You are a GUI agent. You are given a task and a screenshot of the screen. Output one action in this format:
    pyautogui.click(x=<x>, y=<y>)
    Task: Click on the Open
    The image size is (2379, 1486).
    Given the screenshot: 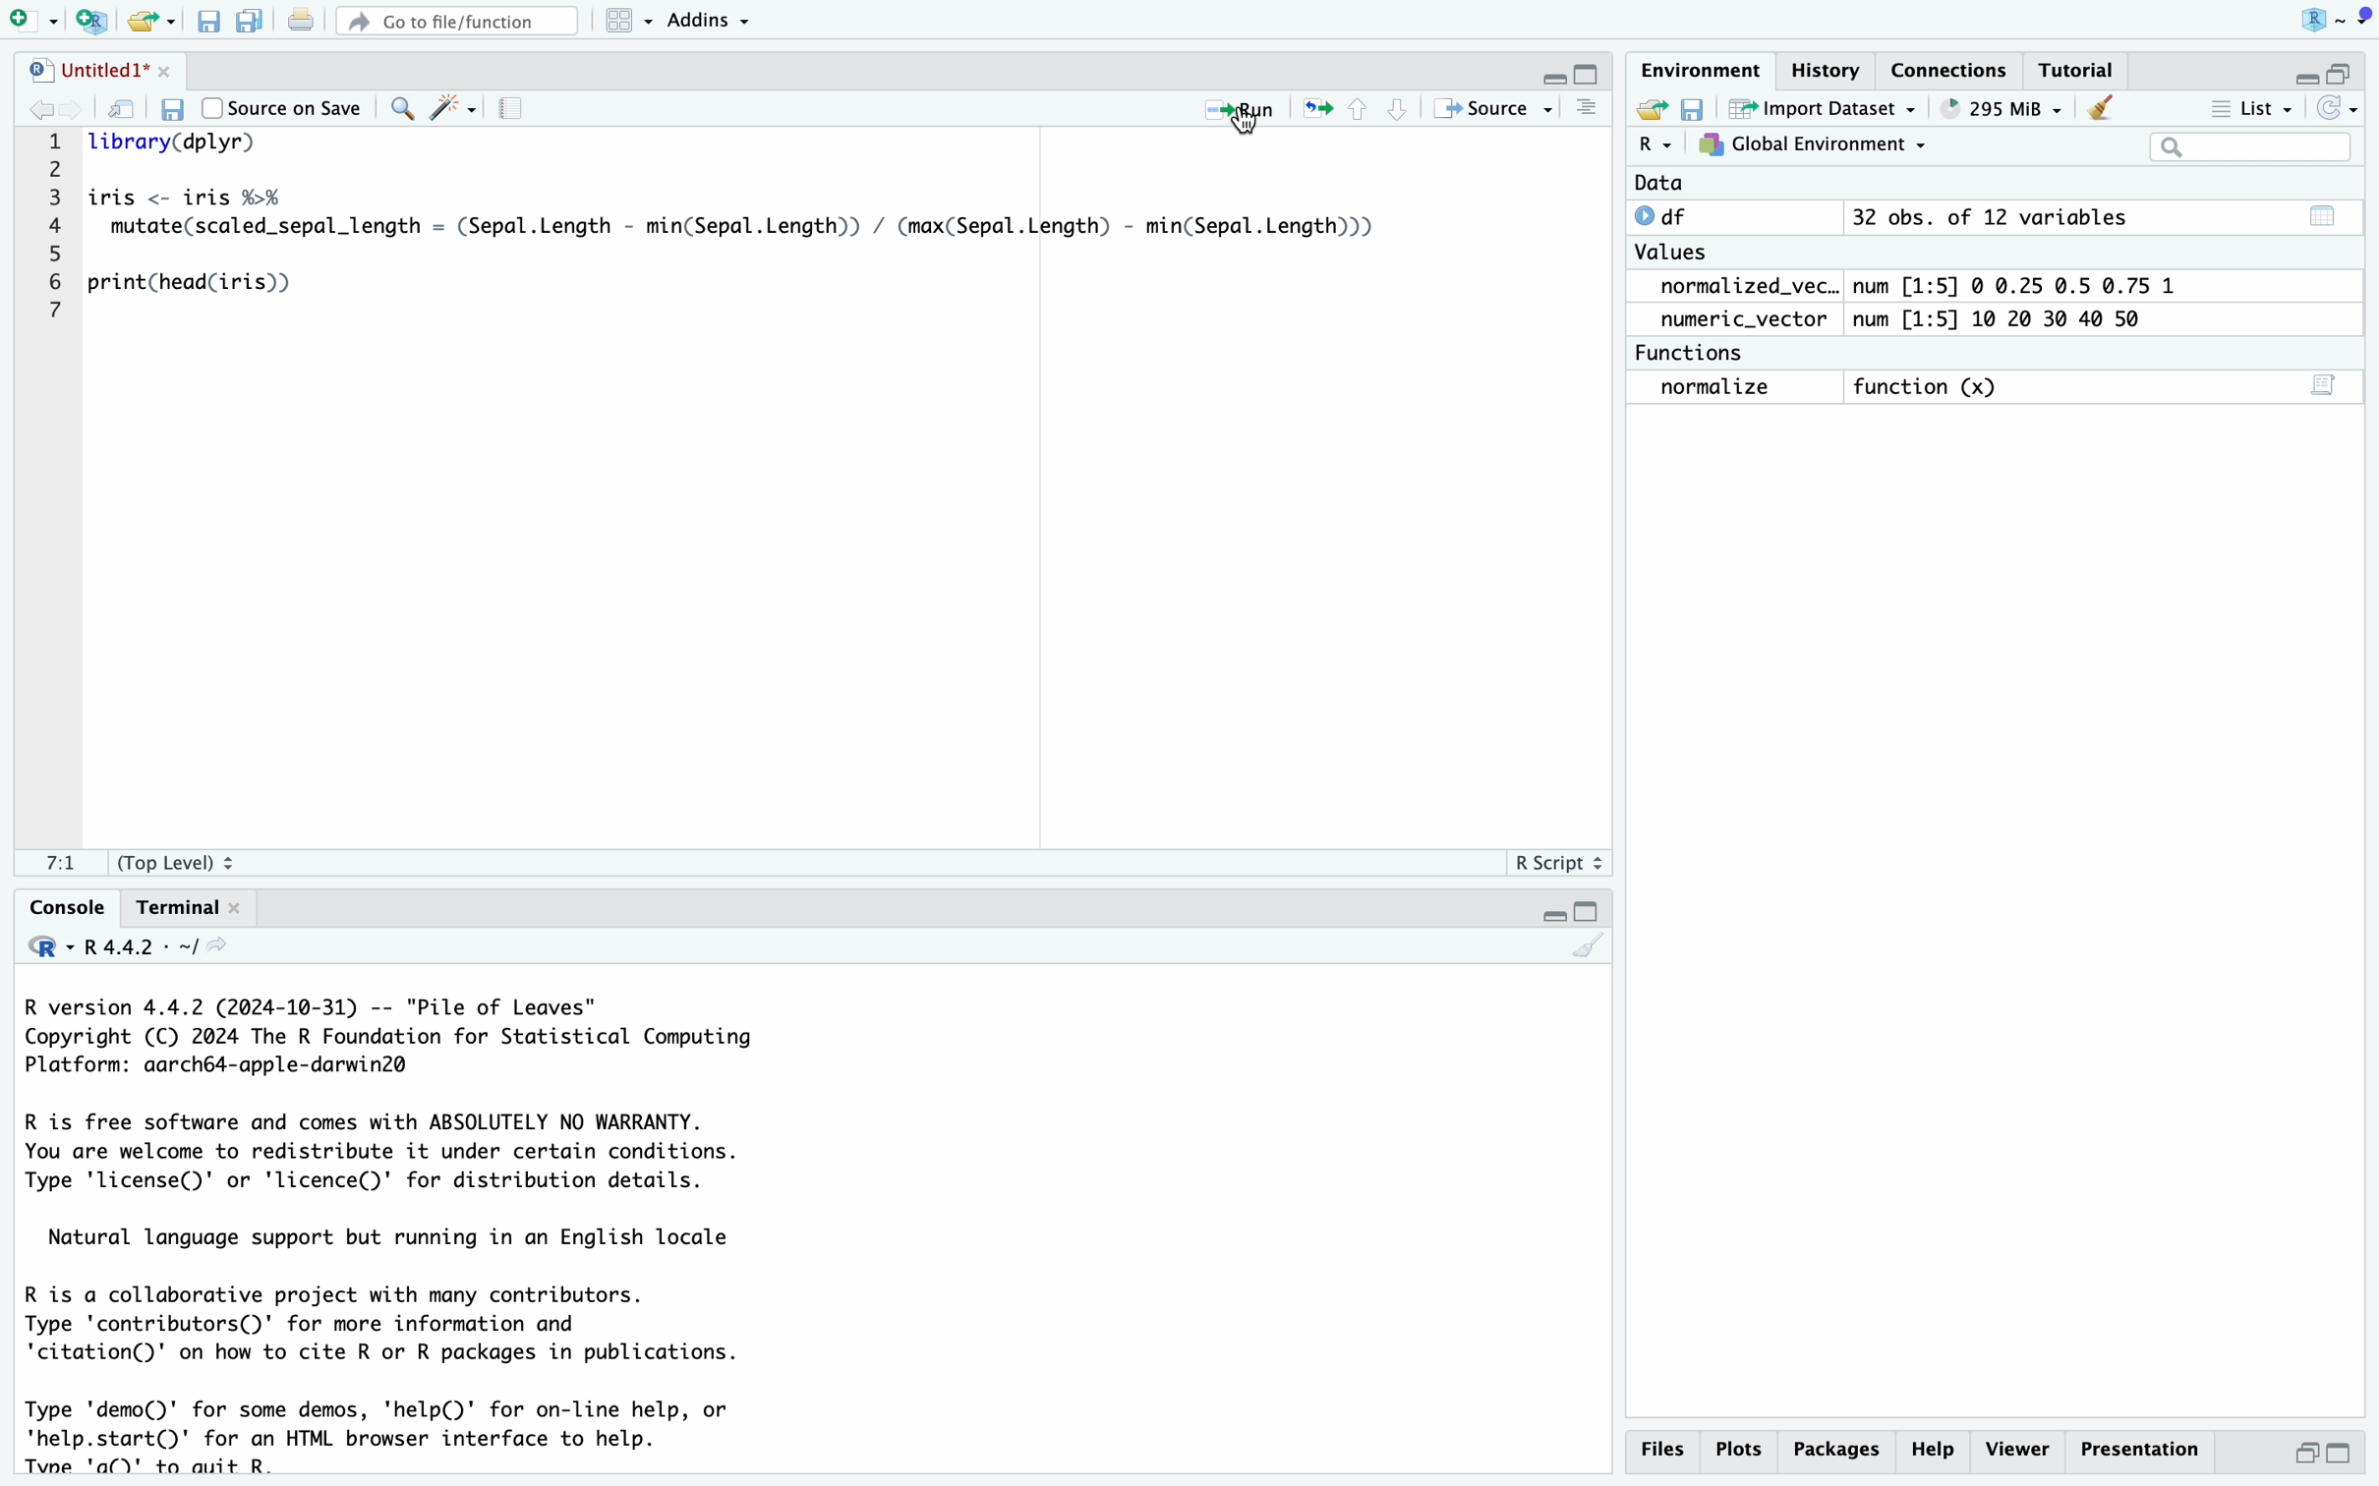 What is the action you would take?
    pyautogui.click(x=153, y=22)
    